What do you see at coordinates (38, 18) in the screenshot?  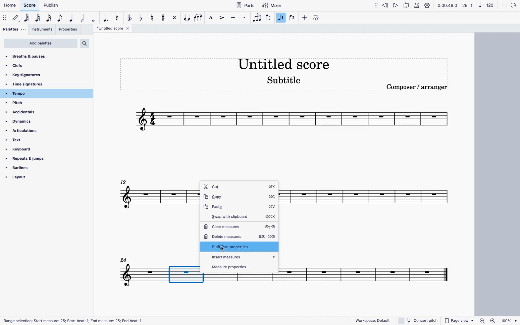 I see `32nd note` at bounding box center [38, 18].